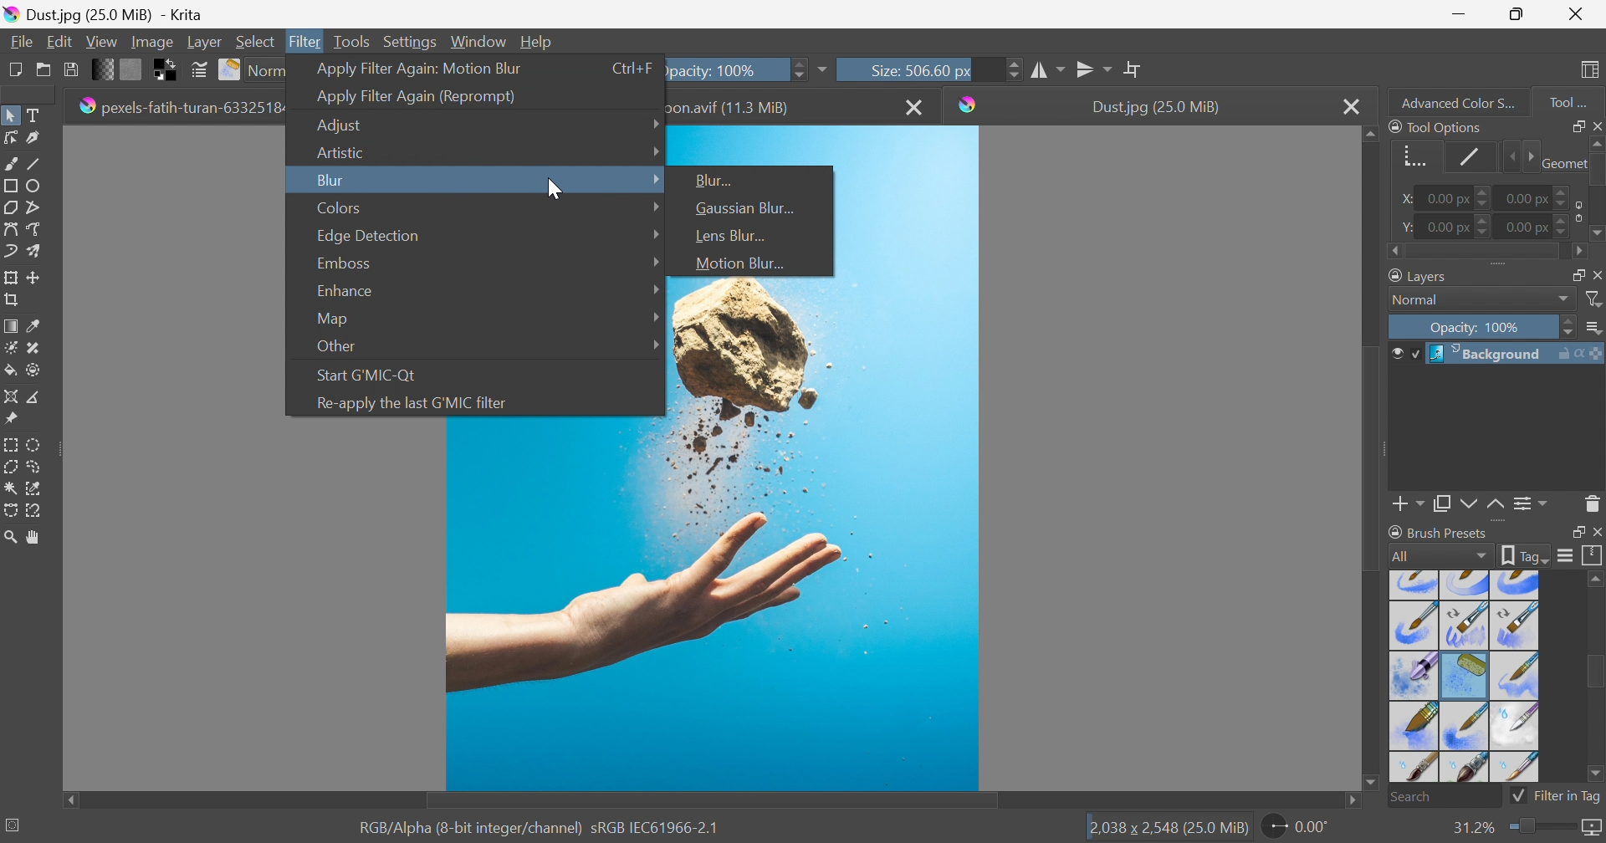 Image resolution: width=1606 pixels, height=843 pixels. Describe the element at coordinates (1410, 154) in the screenshot. I see `Geometry` at that location.